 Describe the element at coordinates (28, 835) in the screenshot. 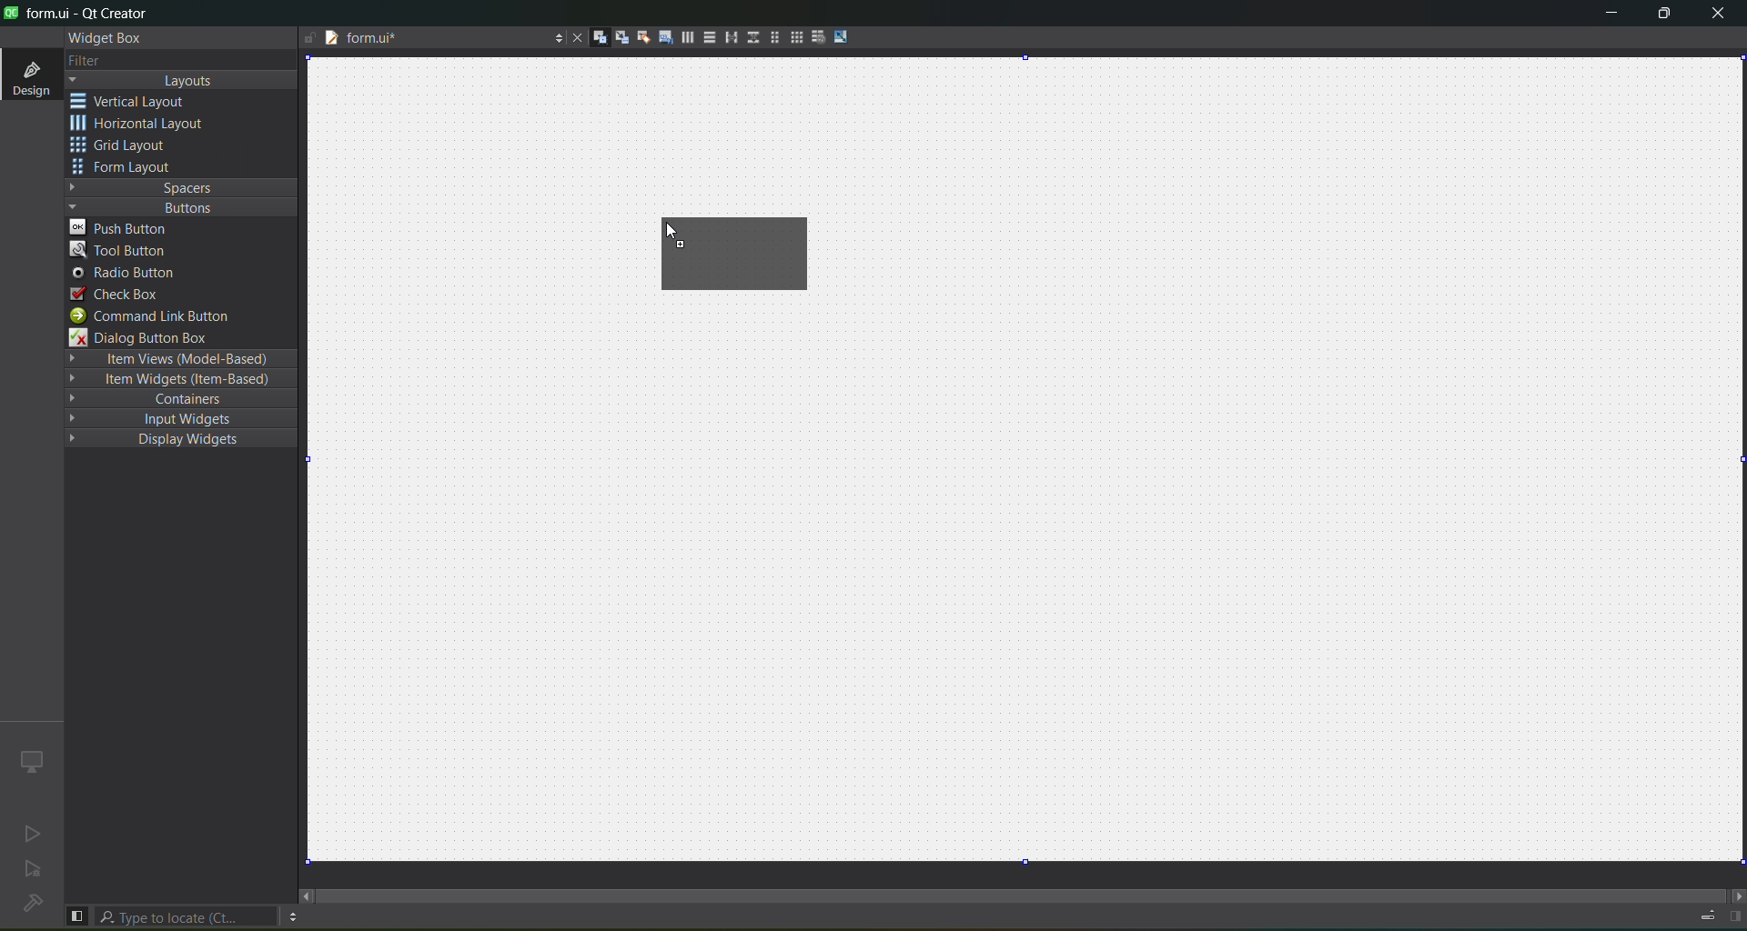

I see `no active` at that location.